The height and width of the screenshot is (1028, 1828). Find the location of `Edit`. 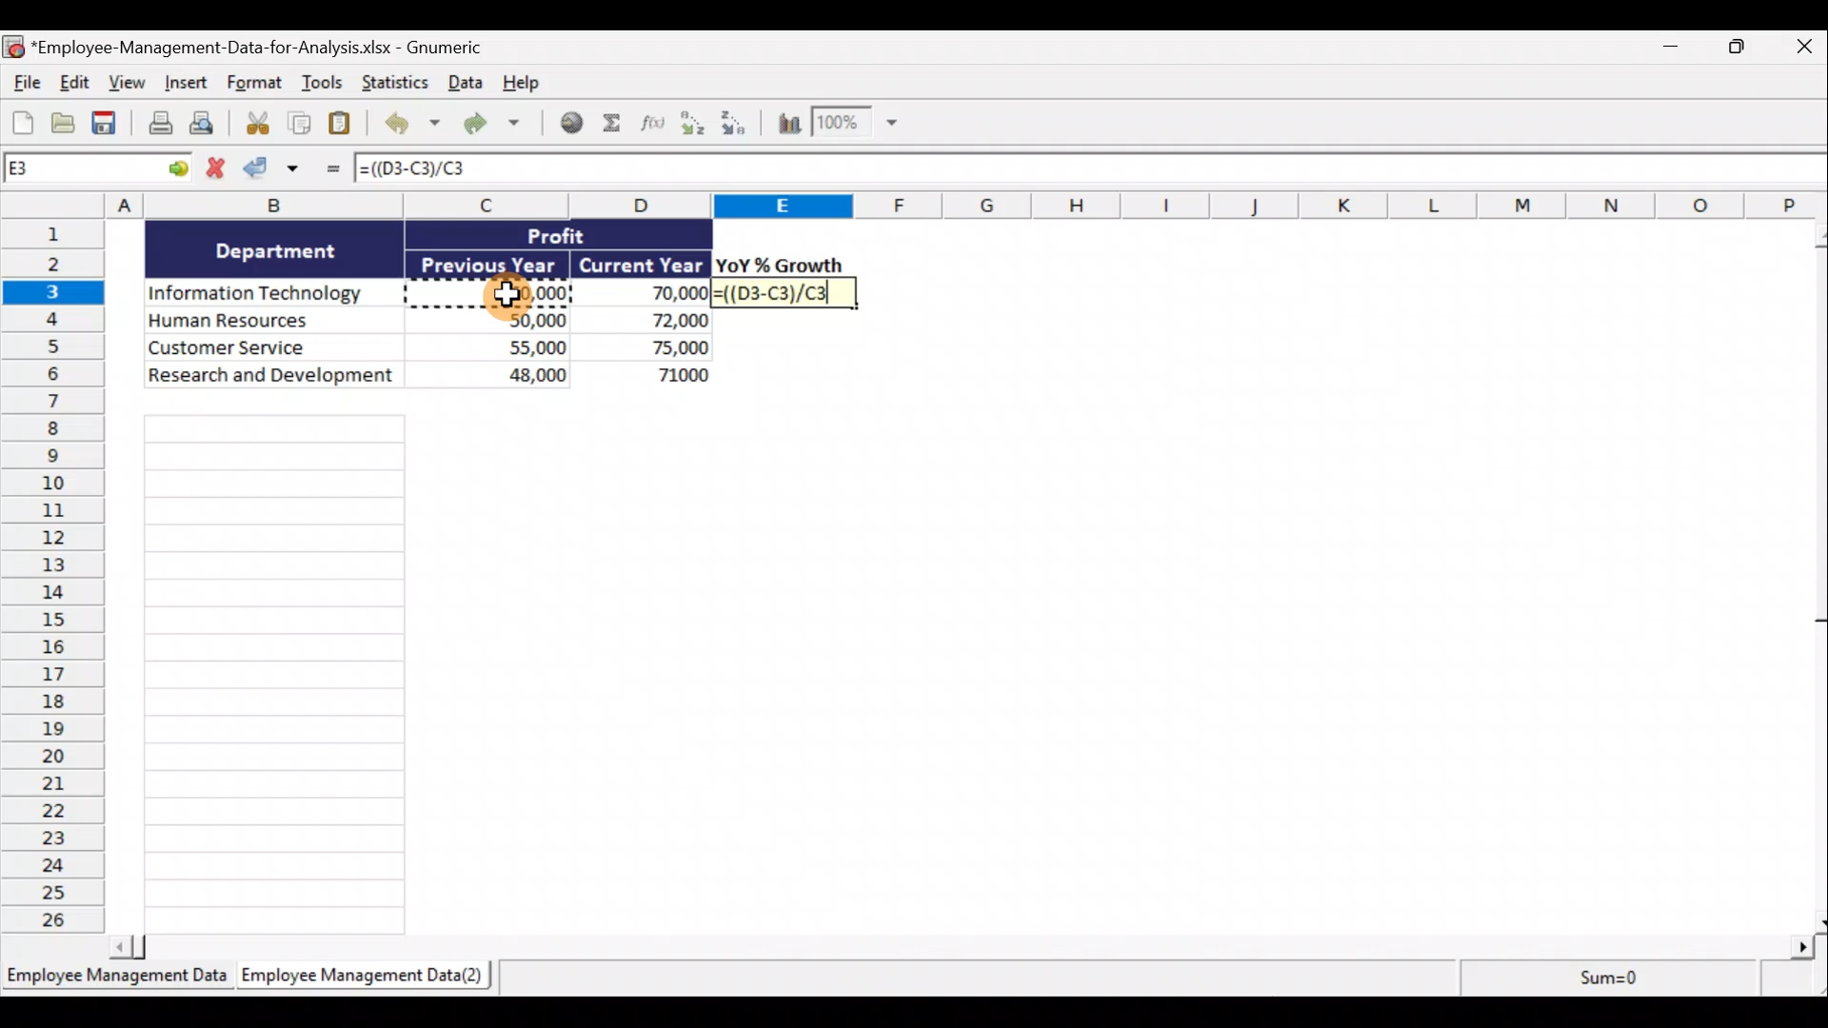

Edit is located at coordinates (73, 82).